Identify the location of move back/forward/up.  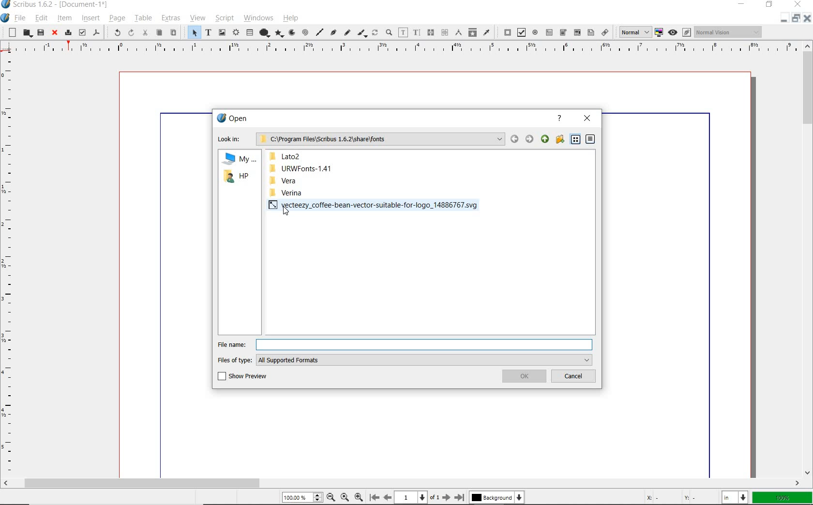
(529, 138).